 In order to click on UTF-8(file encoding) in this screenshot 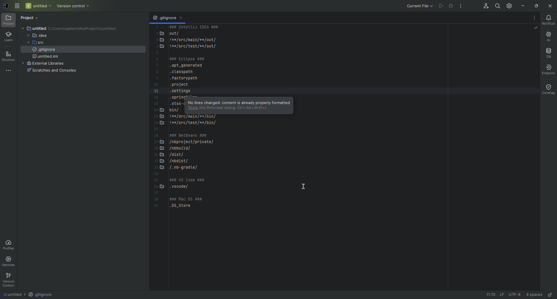, I will do `click(515, 295)`.